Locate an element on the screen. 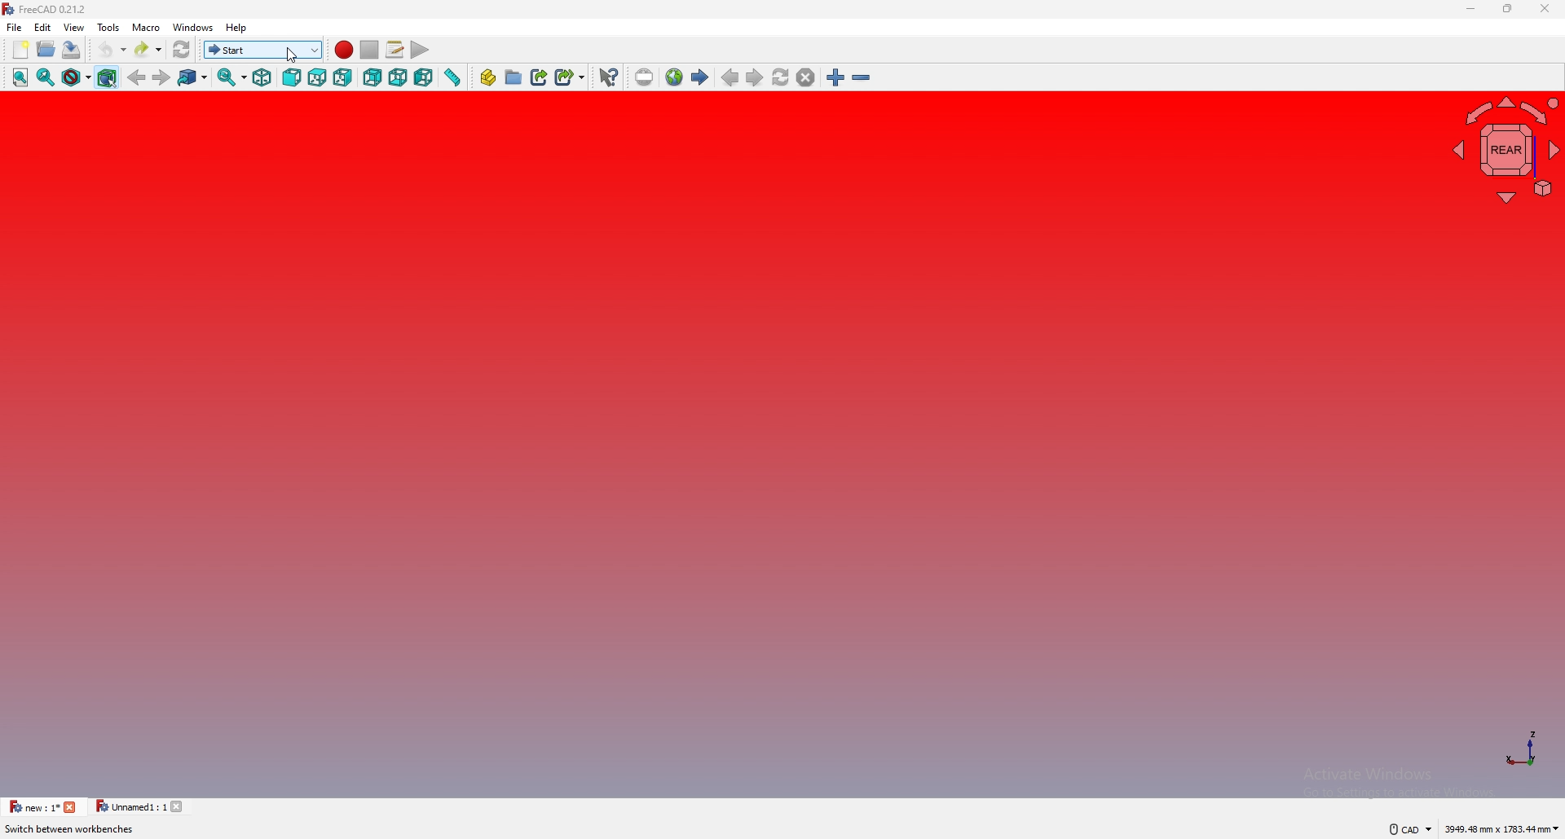 This screenshot has height=839, width=1565. Unnamed1 : 1 is located at coordinates (130, 806).